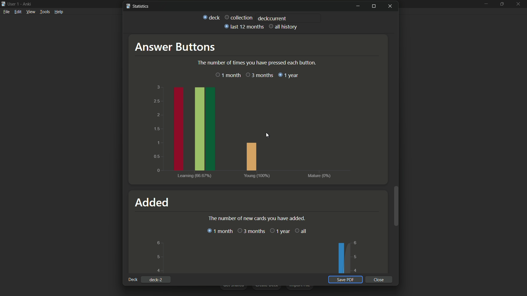  What do you see at coordinates (211, 18) in the screenshot?
I see `Deck` at bounding box center [211, 18].